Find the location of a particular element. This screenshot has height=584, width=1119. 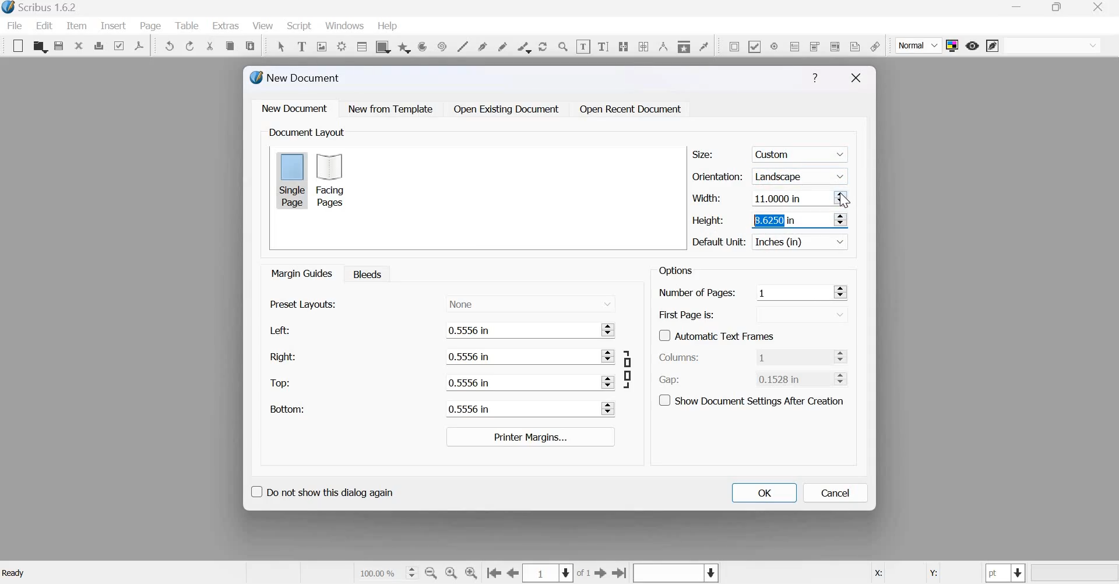

Number of Pages: is located at coordinates (697, 294).